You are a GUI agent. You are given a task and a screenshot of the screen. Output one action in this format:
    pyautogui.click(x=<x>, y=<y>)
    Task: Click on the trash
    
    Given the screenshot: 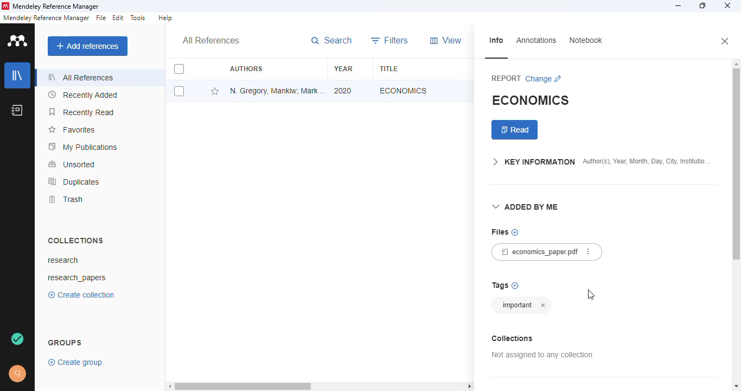 What is the action you would take?
    pyautogui.click(x=65, y=200)
    